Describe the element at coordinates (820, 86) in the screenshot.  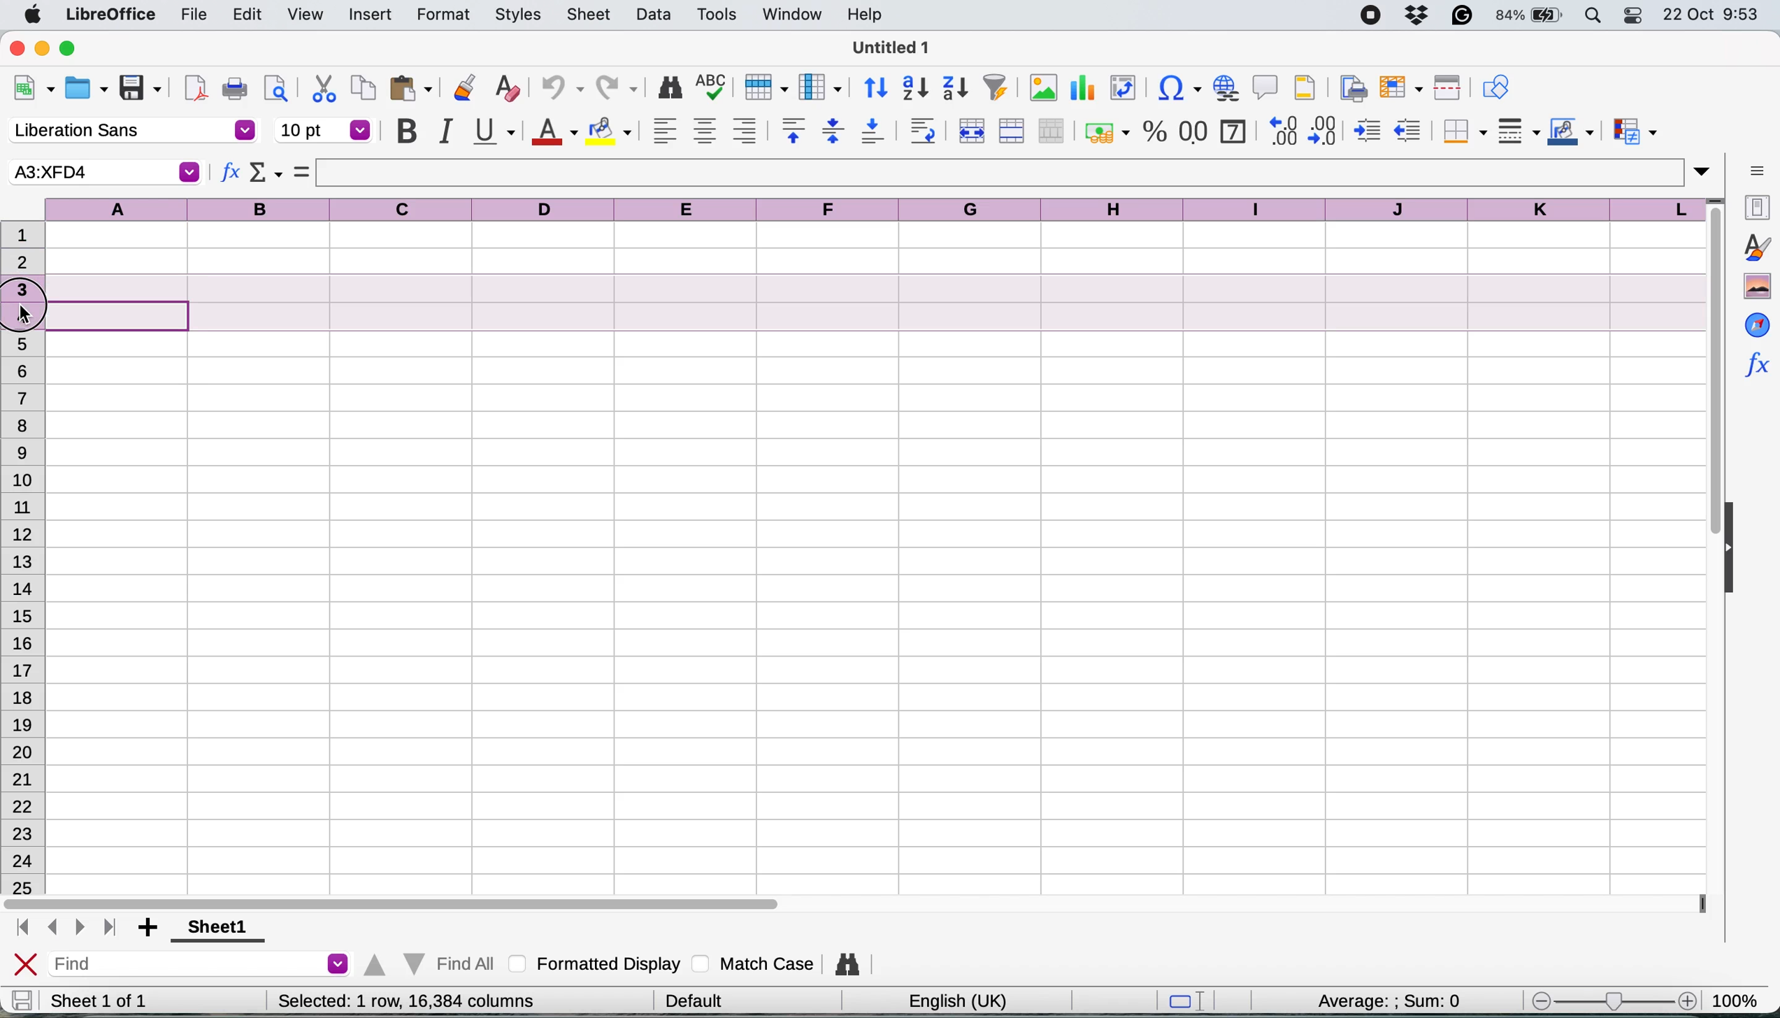
I see `column` at that location.